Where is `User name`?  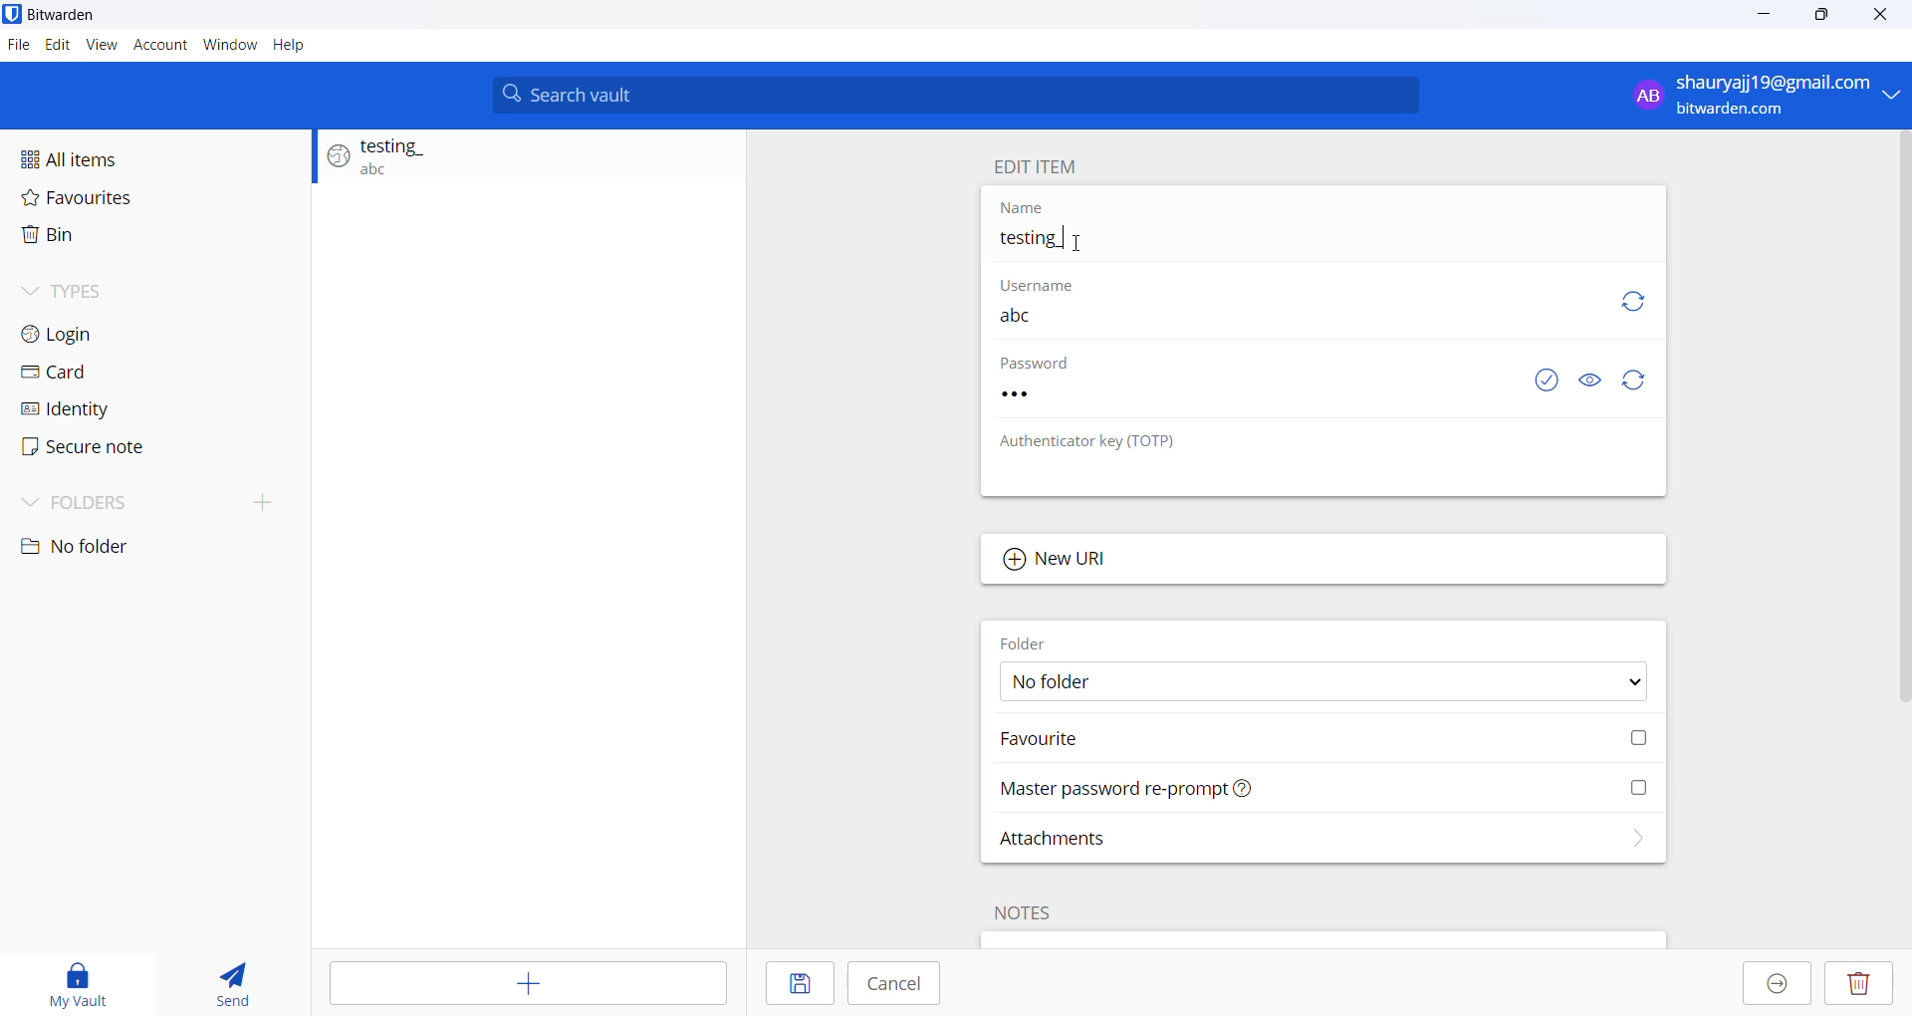
User name is located at coordinates (1260, 323).